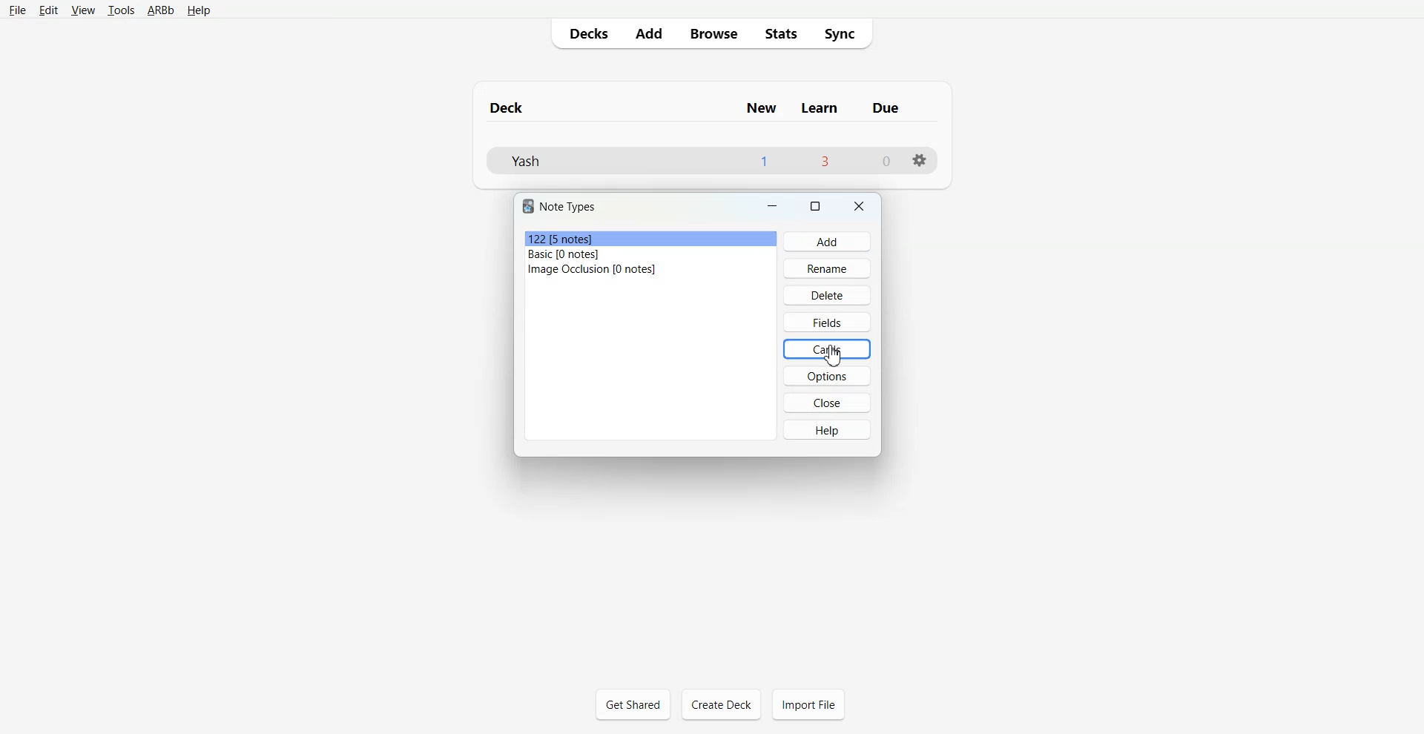 The width and height of the screenshot is (1424, 734). What do you see at coordinates (843, 32) in the screenshot?
I see `Sync` at bounding box center [843, 32].